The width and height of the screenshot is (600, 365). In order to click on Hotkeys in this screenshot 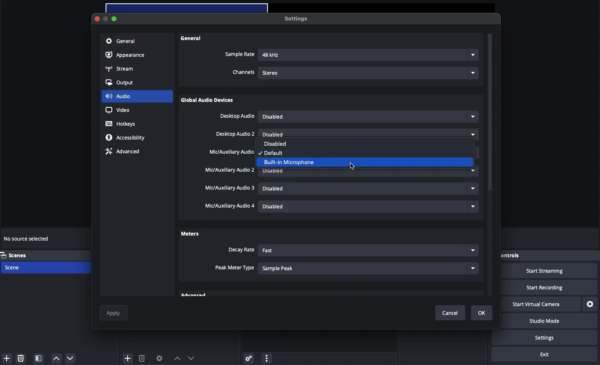, I will do `click(122, 124)`.